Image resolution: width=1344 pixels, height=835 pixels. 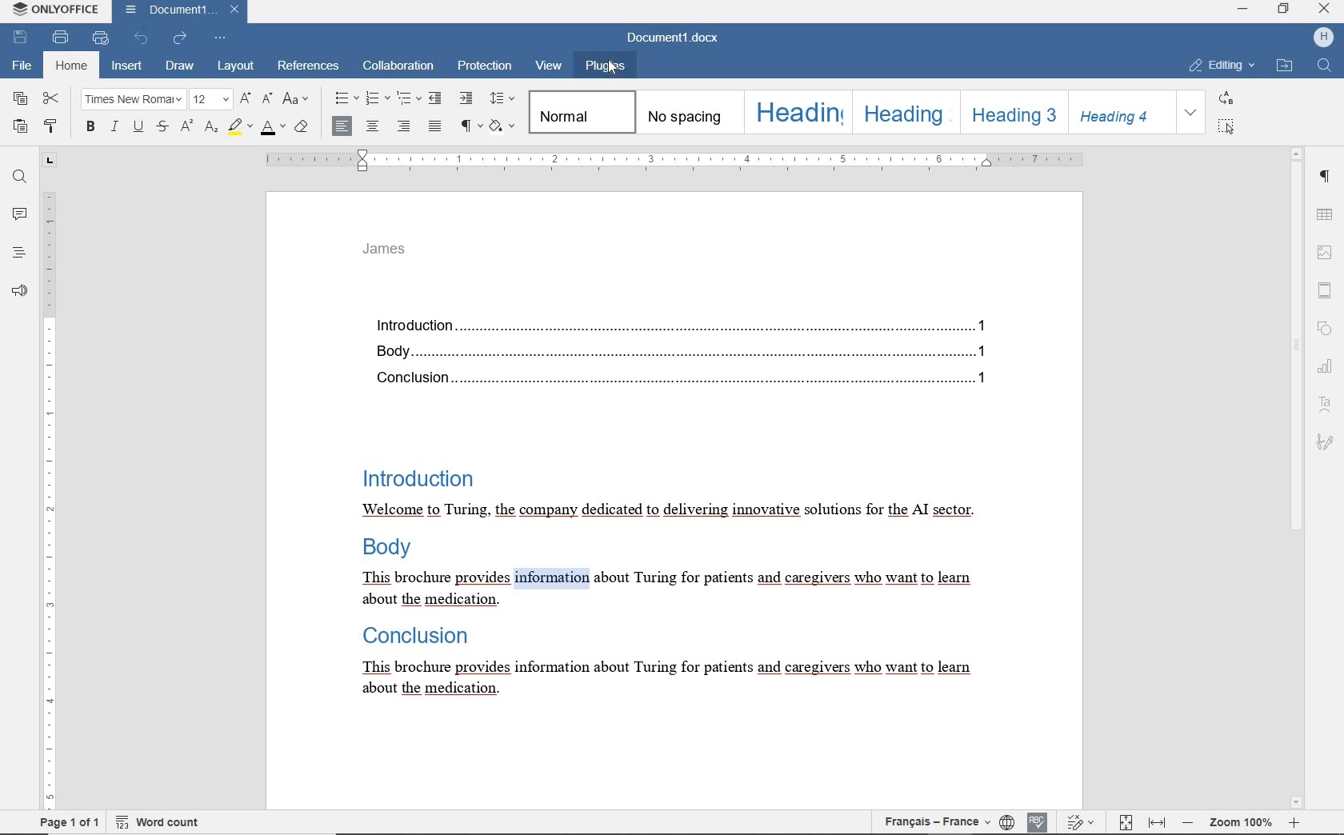 I want to click on FILE, so click(x=23, y=67).